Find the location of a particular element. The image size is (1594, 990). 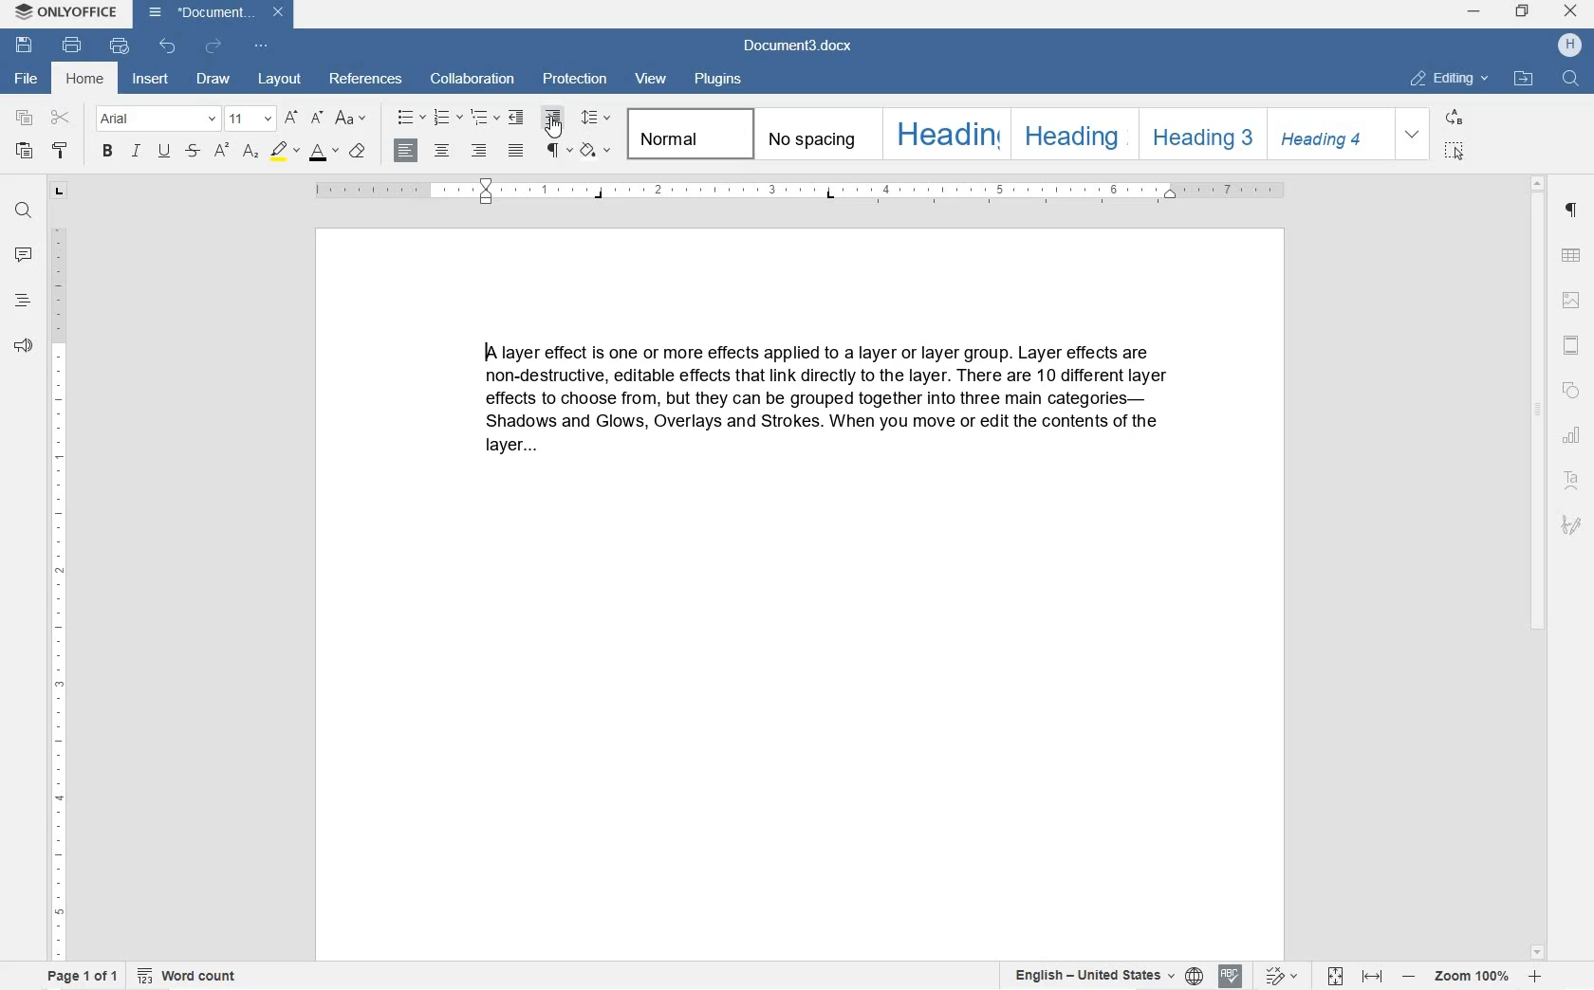

DECREASE INDENT is located at coordinates (516, 119).